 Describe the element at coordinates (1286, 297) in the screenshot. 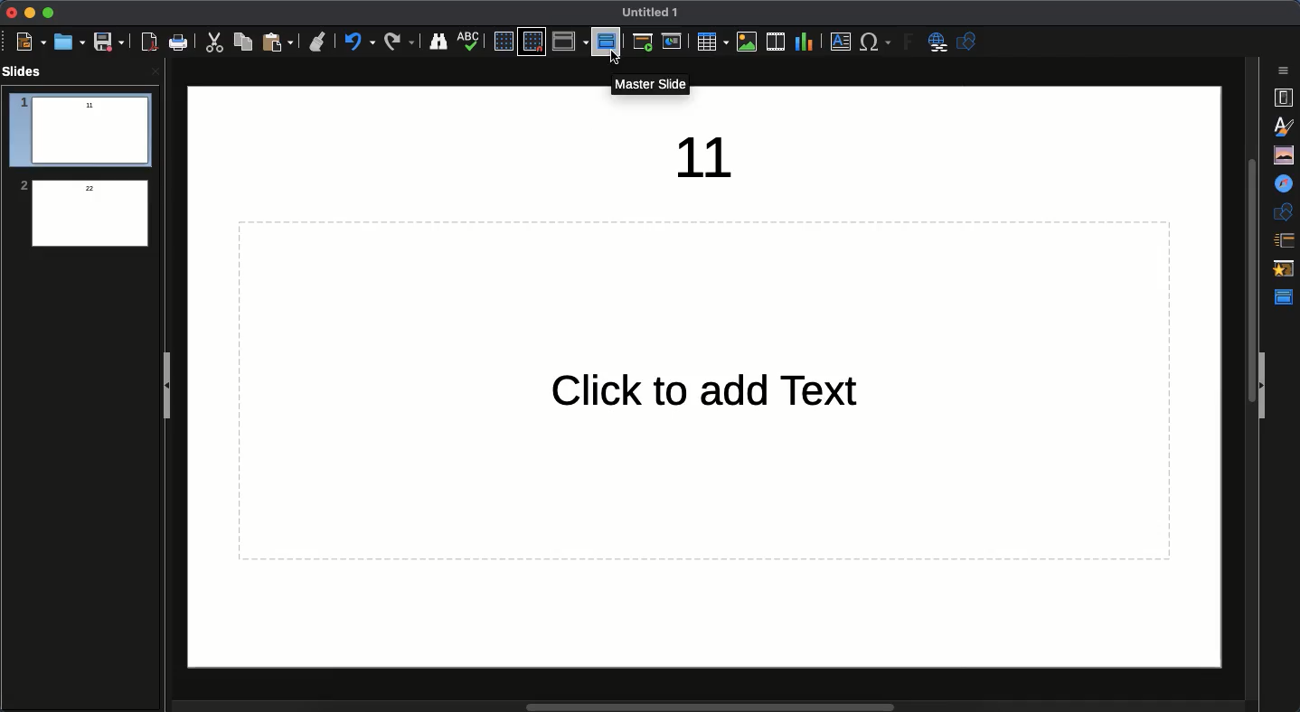

I see `Master slide` at that location.